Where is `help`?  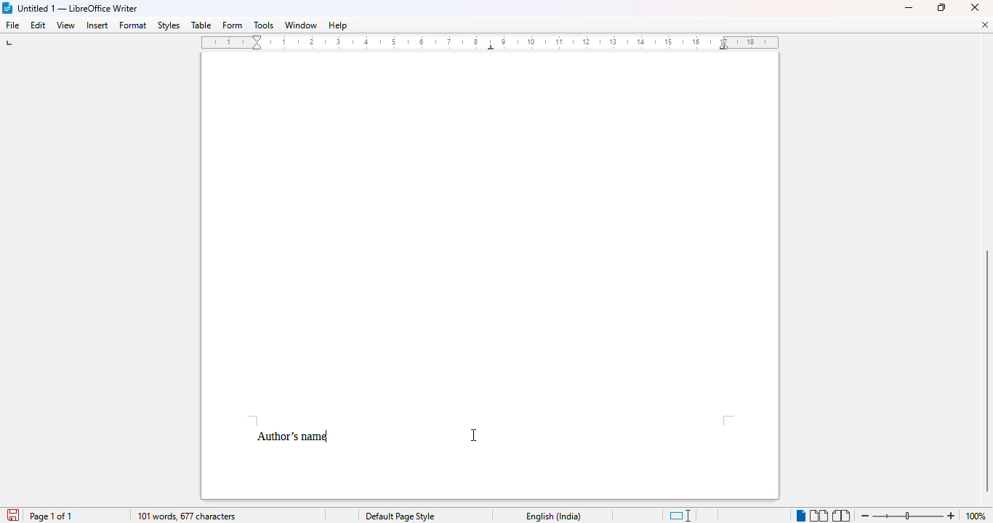
help is located at coordinates (337, 25).